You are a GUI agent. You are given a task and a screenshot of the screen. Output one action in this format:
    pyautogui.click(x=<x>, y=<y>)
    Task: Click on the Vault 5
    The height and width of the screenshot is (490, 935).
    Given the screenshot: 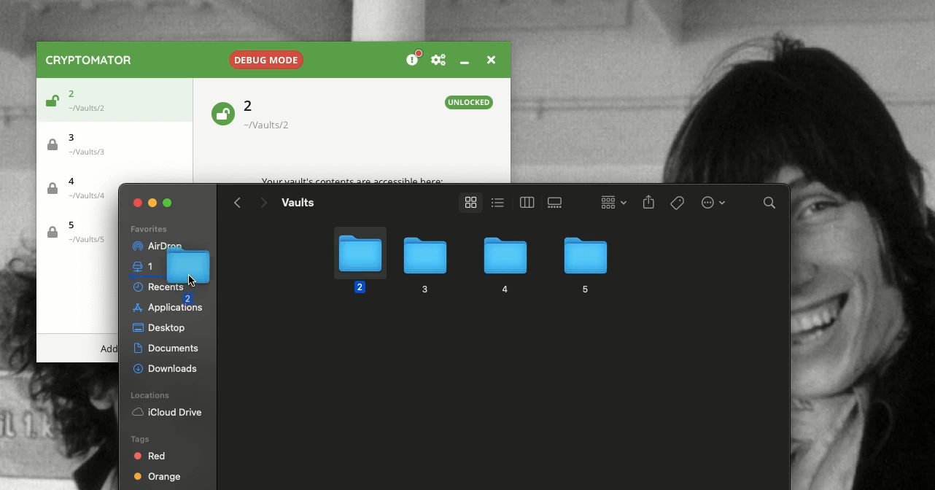 What is the action you would take?
    pyautogui.click(x=76, y=233)
    